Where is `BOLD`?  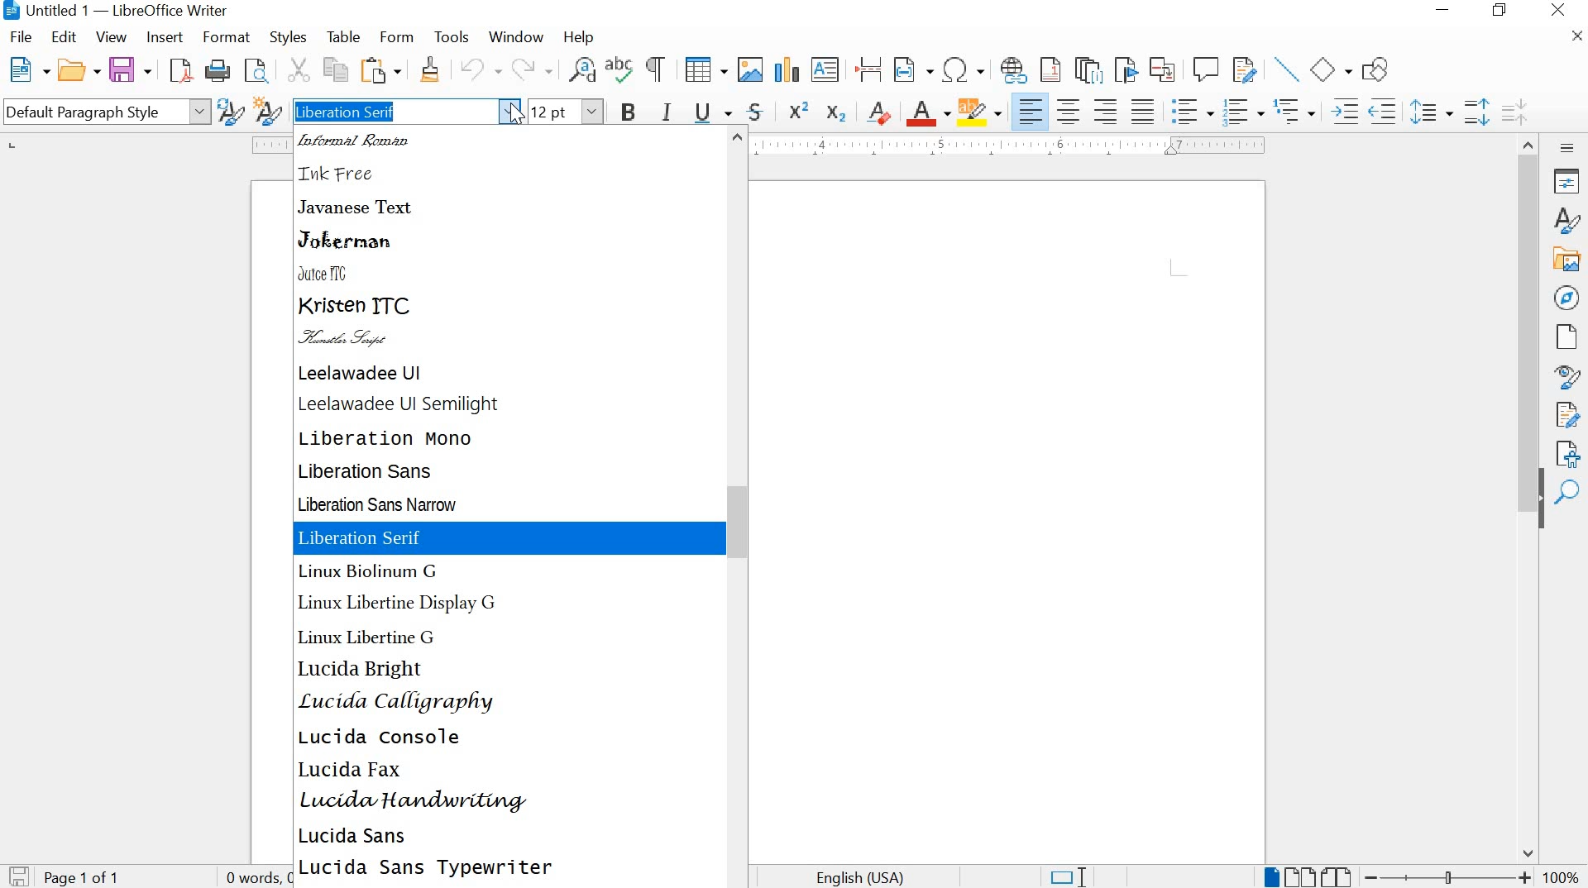
BOLD is located at coordinates (629, 112).